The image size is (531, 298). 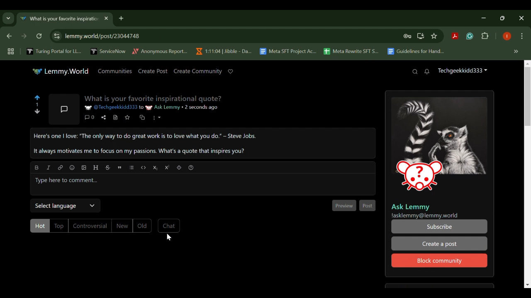 What do you see at coordinates (231, 72) in the screenshot?
I see `Donate to Lemmy` at bounding box center [231, 72].